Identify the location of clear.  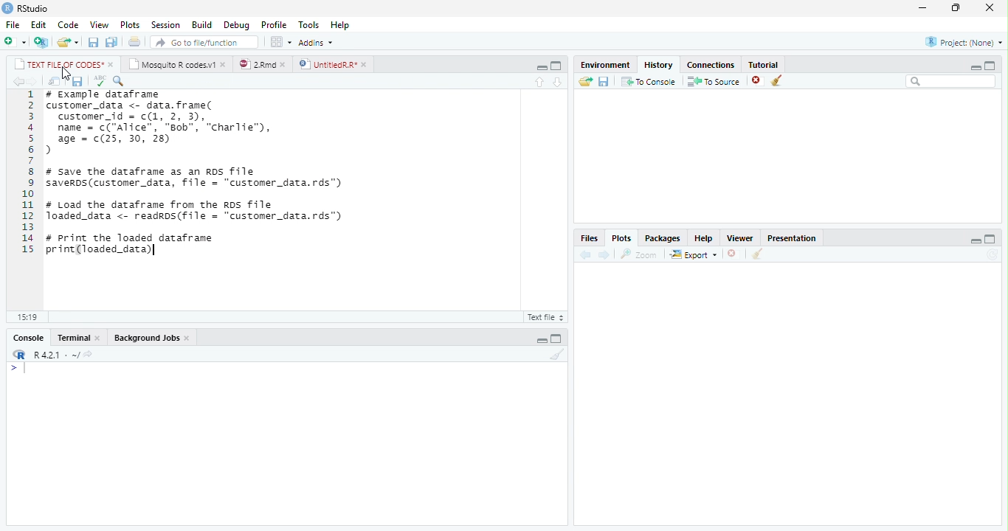
(558, 354).